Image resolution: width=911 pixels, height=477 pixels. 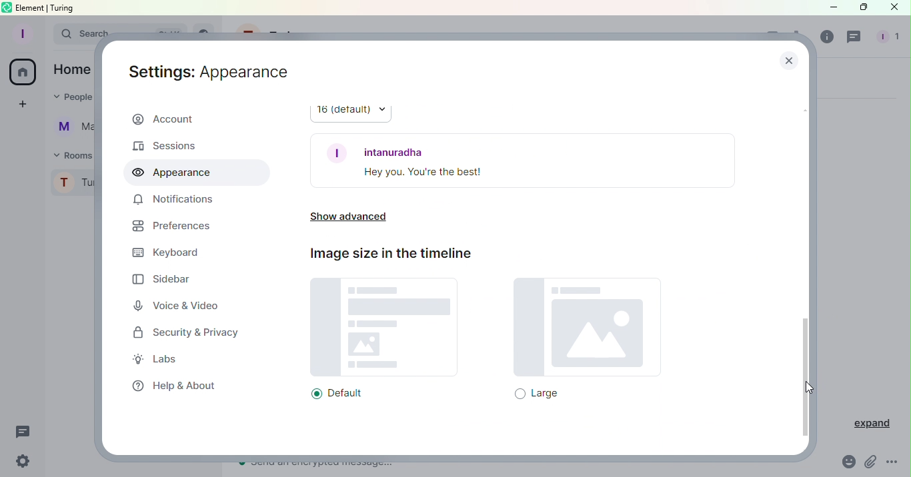 What do you see at coordinates (579, 343) in the screenshot?
I see `Large` at bounding box center [579, 343].